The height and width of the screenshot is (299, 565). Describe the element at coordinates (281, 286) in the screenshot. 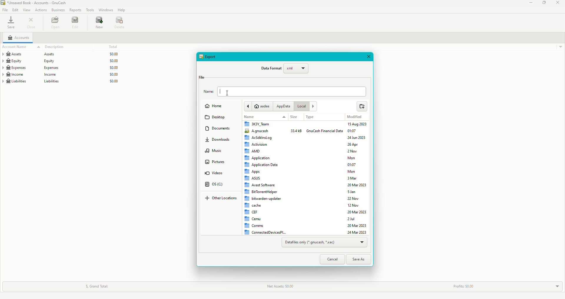

I see `Net assets` at that location.